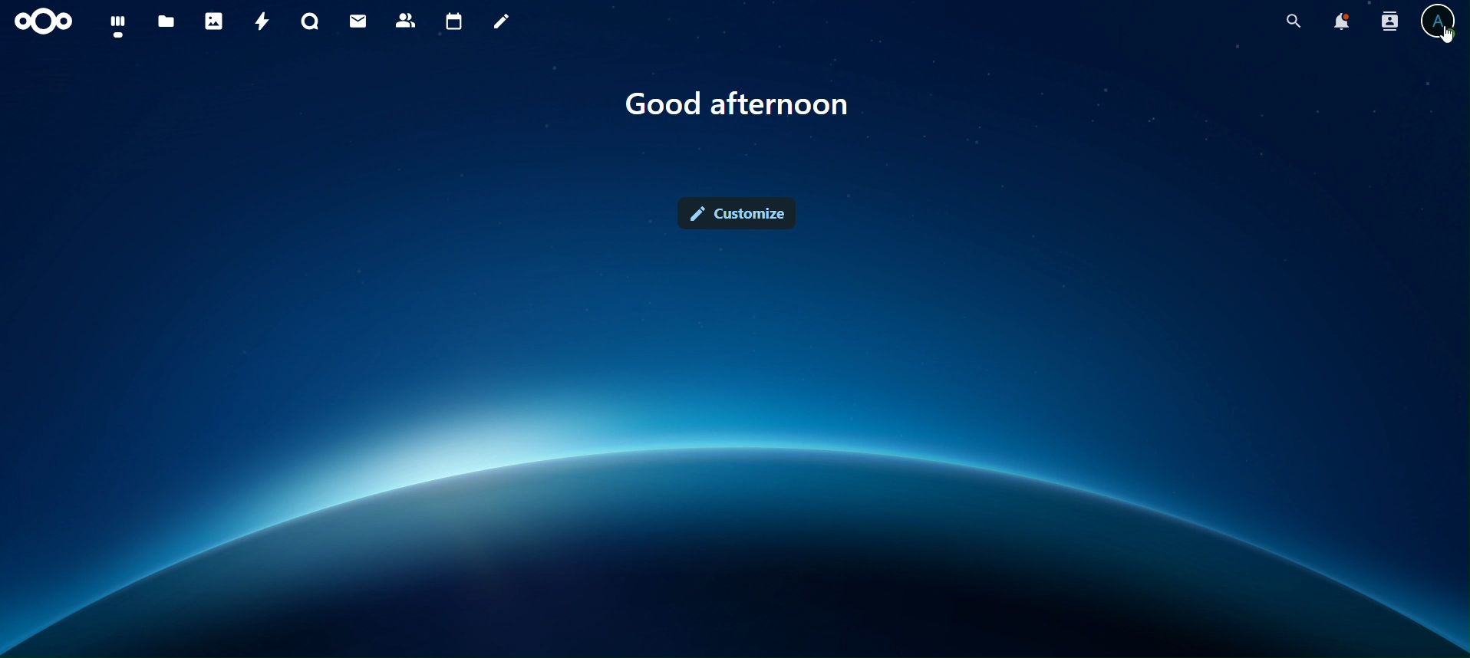  I want to click on files, so click(166, 22).